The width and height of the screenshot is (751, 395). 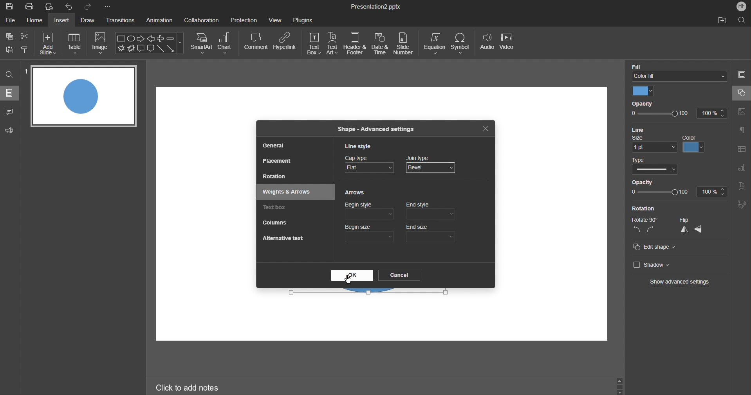 What do you see at coordinates (188, 387) in the screenshot?
I see `Click to add notes` at bounding box center [188, 387].